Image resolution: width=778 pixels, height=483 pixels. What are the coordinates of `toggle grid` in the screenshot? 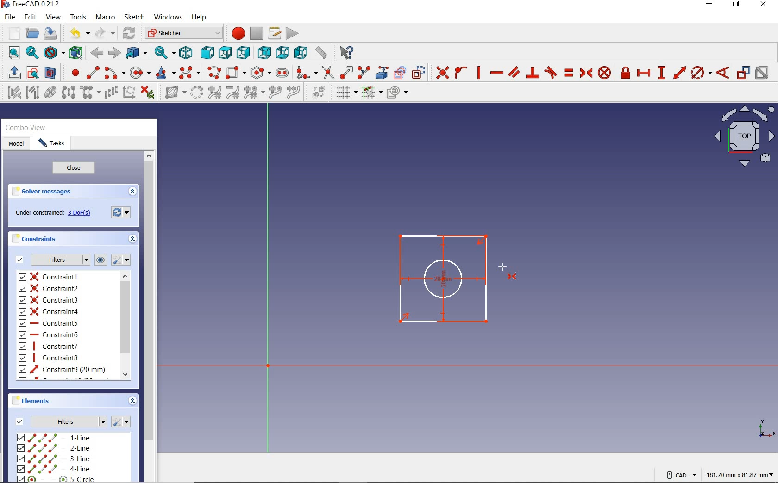 It's located at (345, 93).